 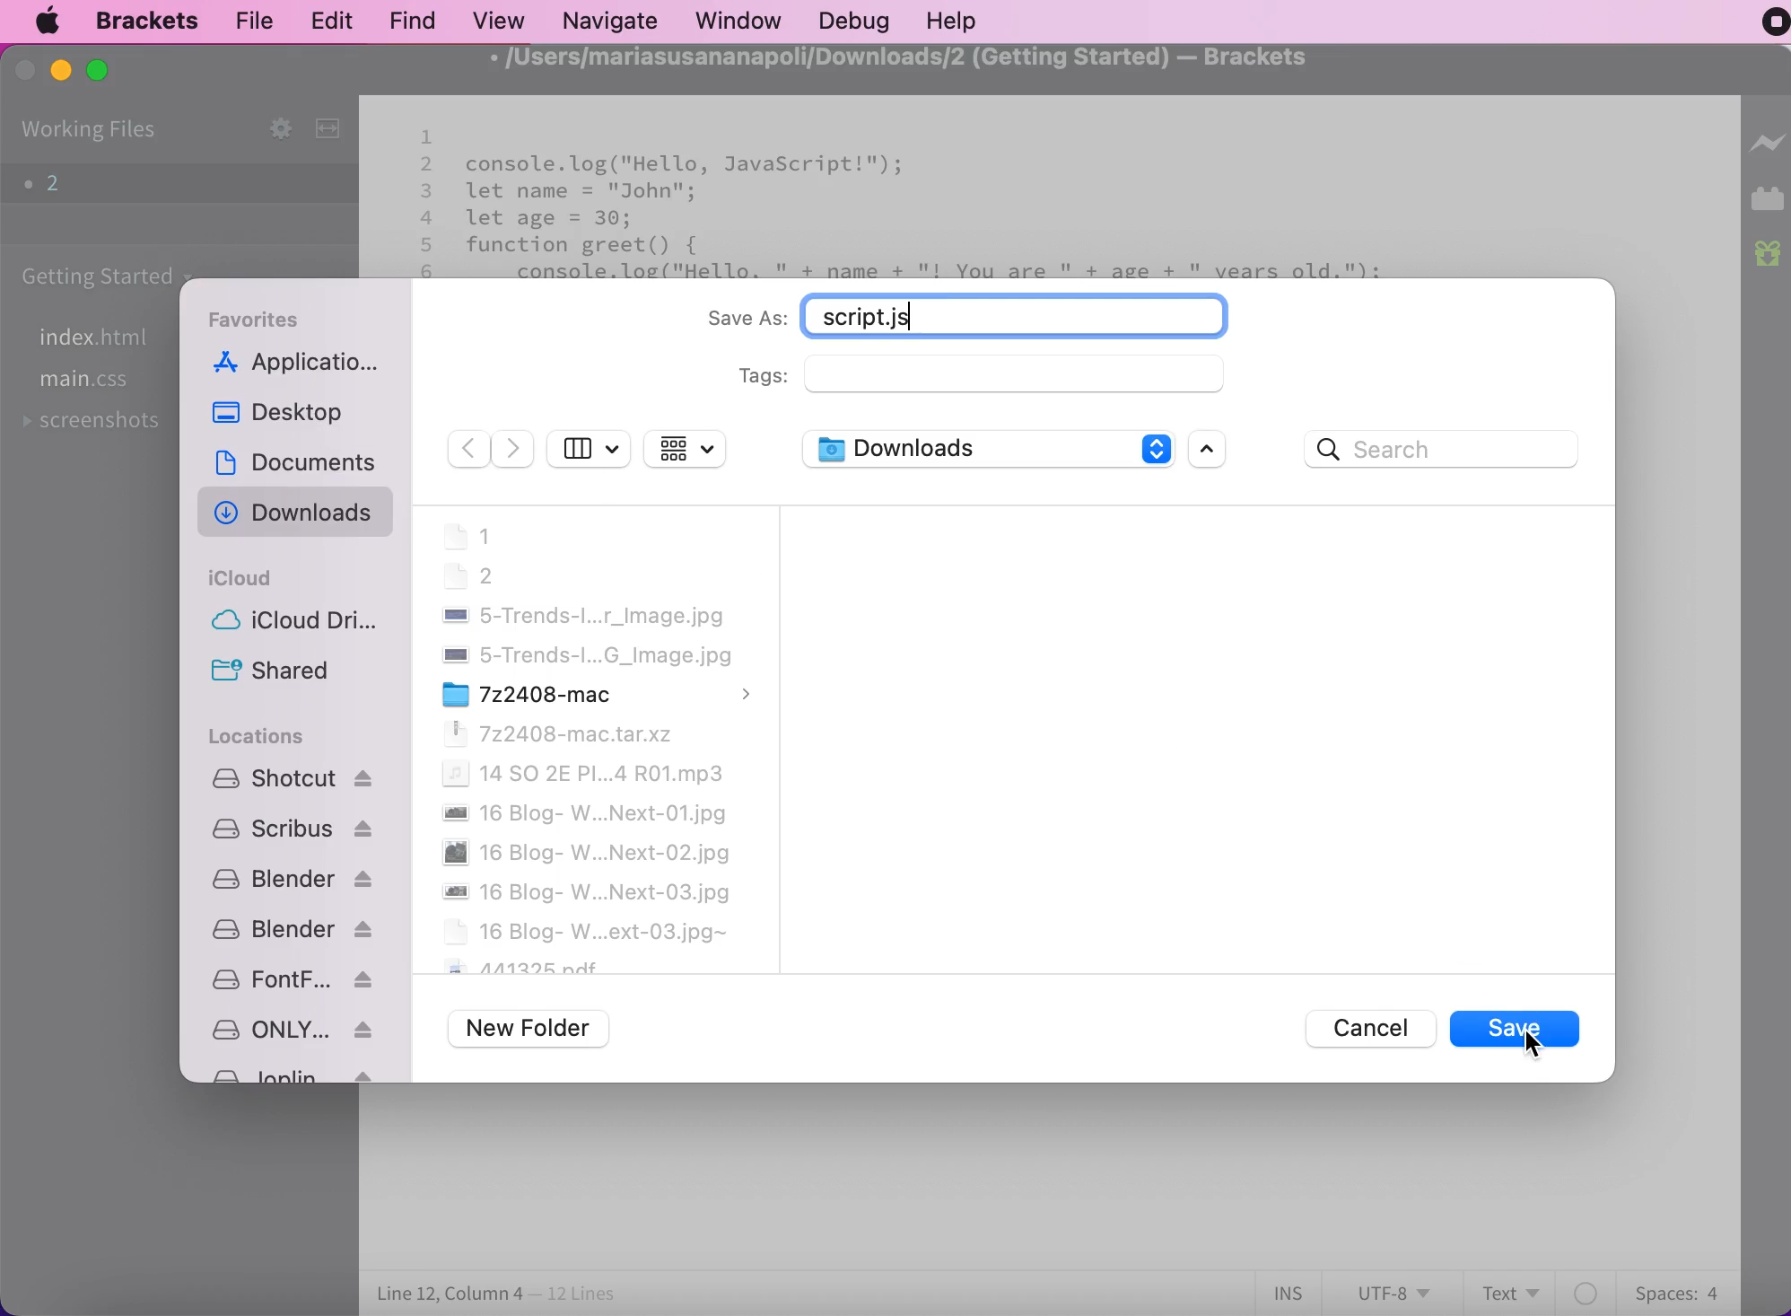 I want to click on downloads, so click(x=295, y=513).